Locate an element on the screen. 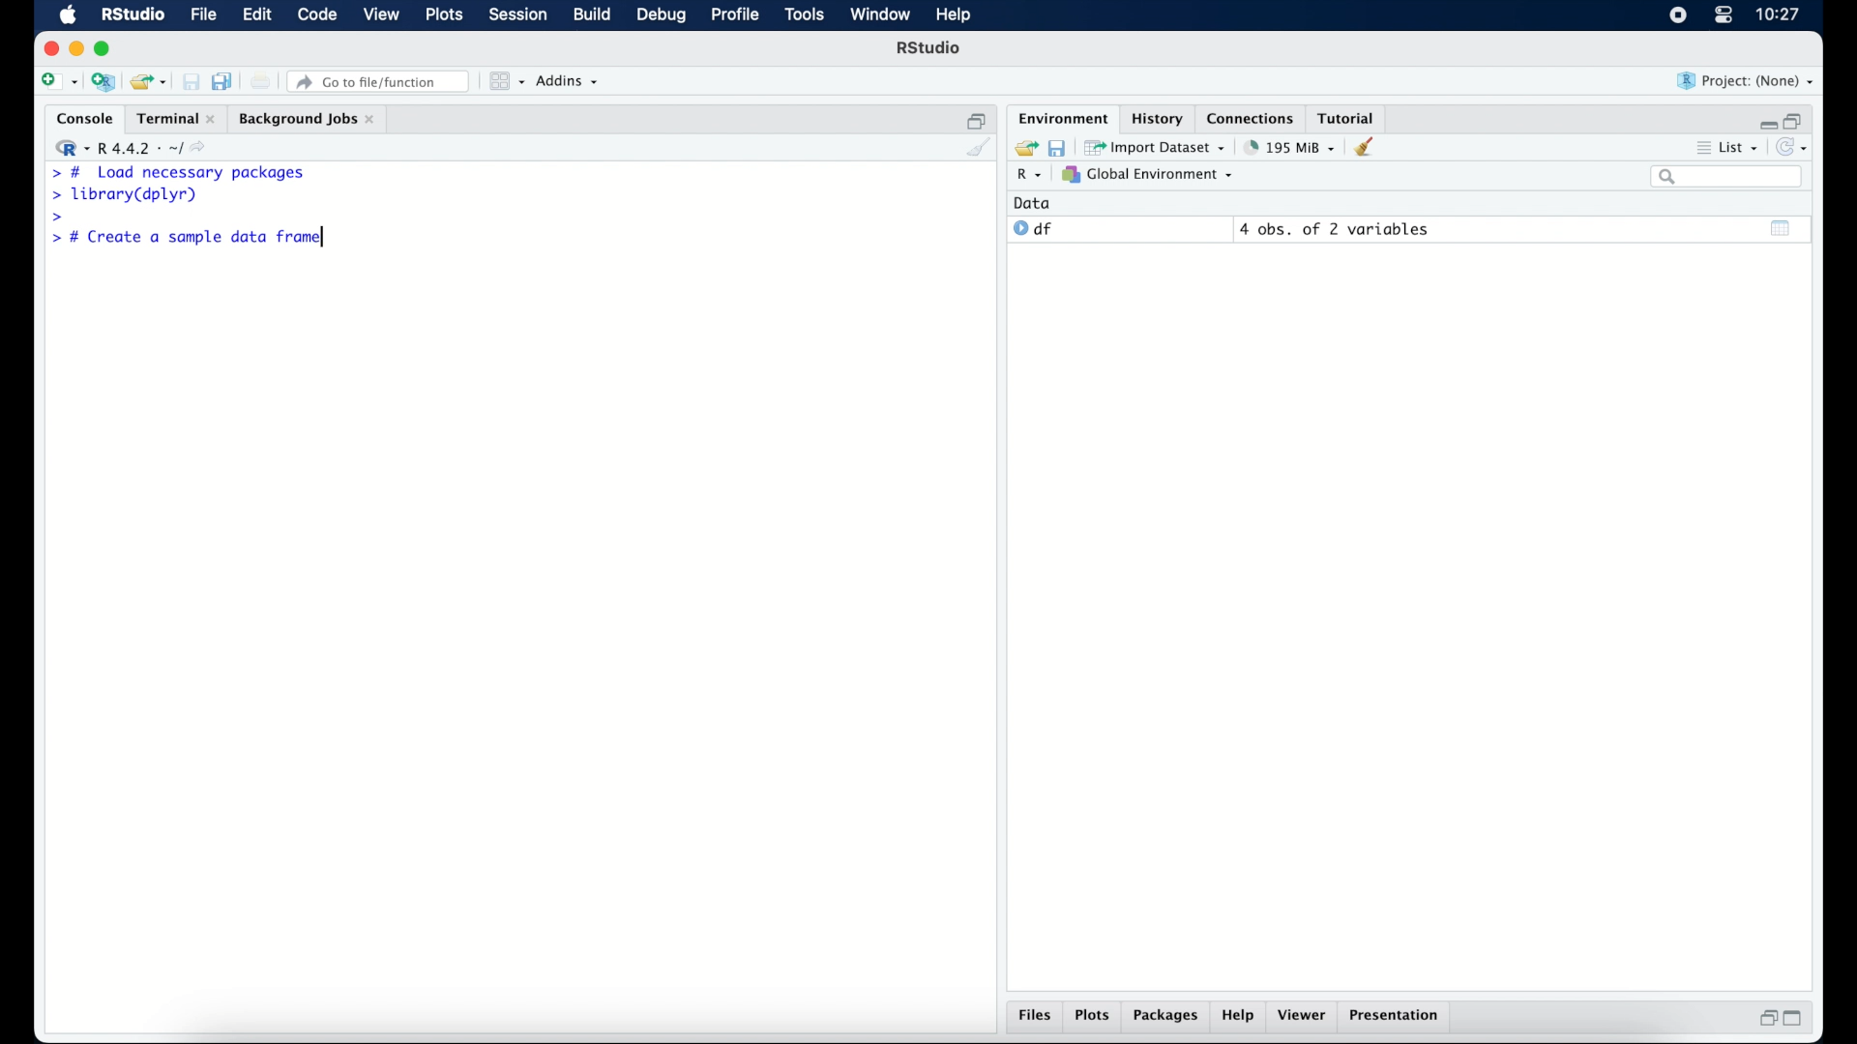 This screenshot has height=1044, width=1857. > # Create a sample data frame] is located at coordinates (192, 239).